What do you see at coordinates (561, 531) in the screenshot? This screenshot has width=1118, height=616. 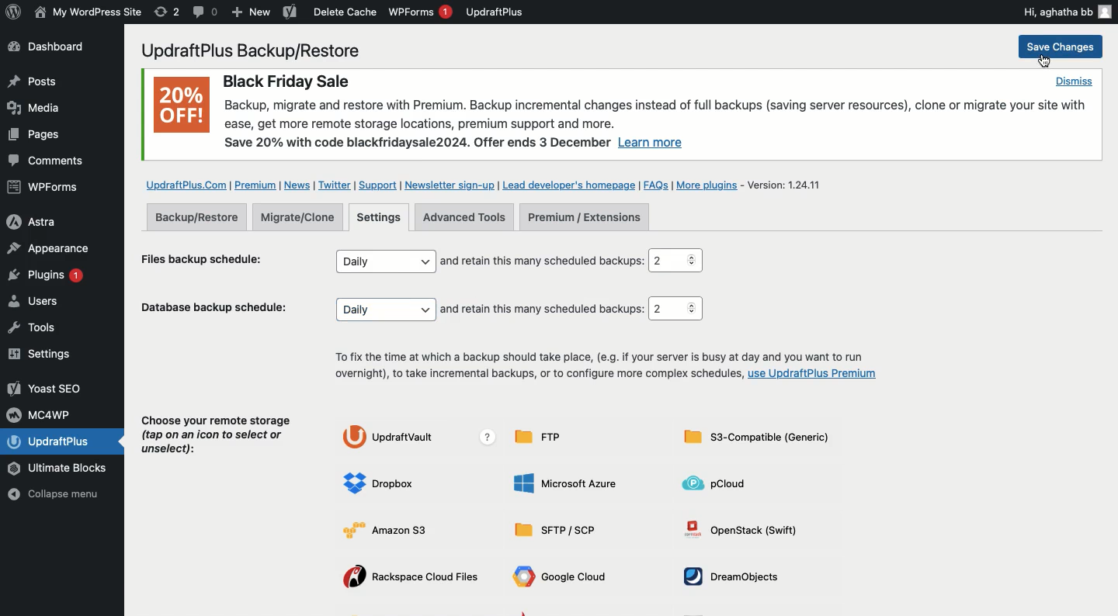 I see `Sftp SCP` at bounding box center [561, 531].